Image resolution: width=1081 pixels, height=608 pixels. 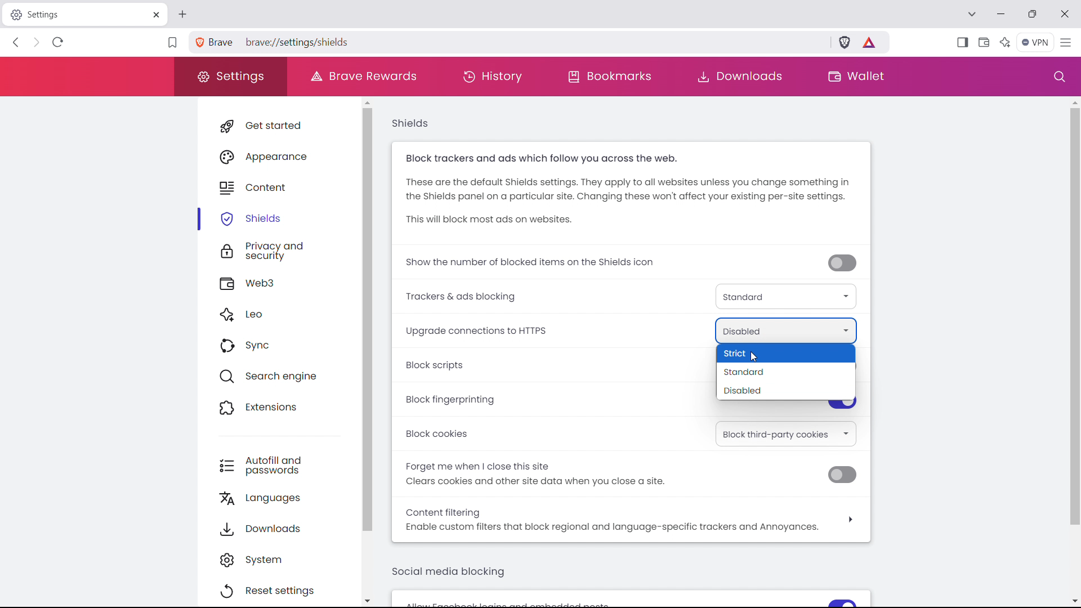 What do you see at coordinates (480, 465) in the screenshot?
I see `Forget me when | close this site` at bounding box center [480, 465].